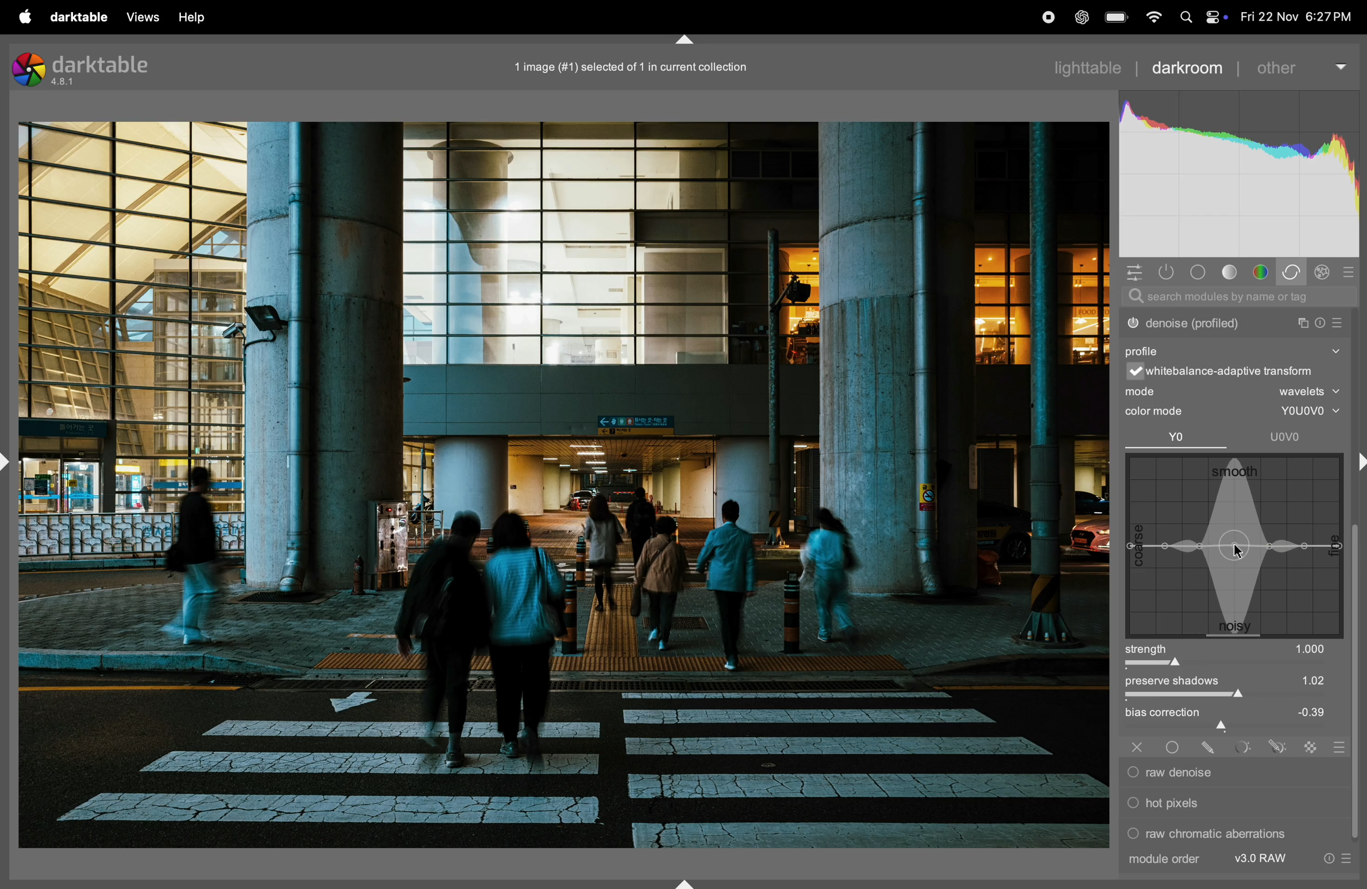 Image resolution: width=1367 pixels, height=889 pixels. Describe the element at coordinates (1138, 747) in the screenshot. I see `off` at that location.